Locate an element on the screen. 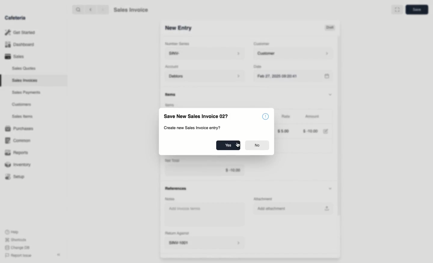 The image size is (433, 263). Yes is located at coordinates (227, 145).